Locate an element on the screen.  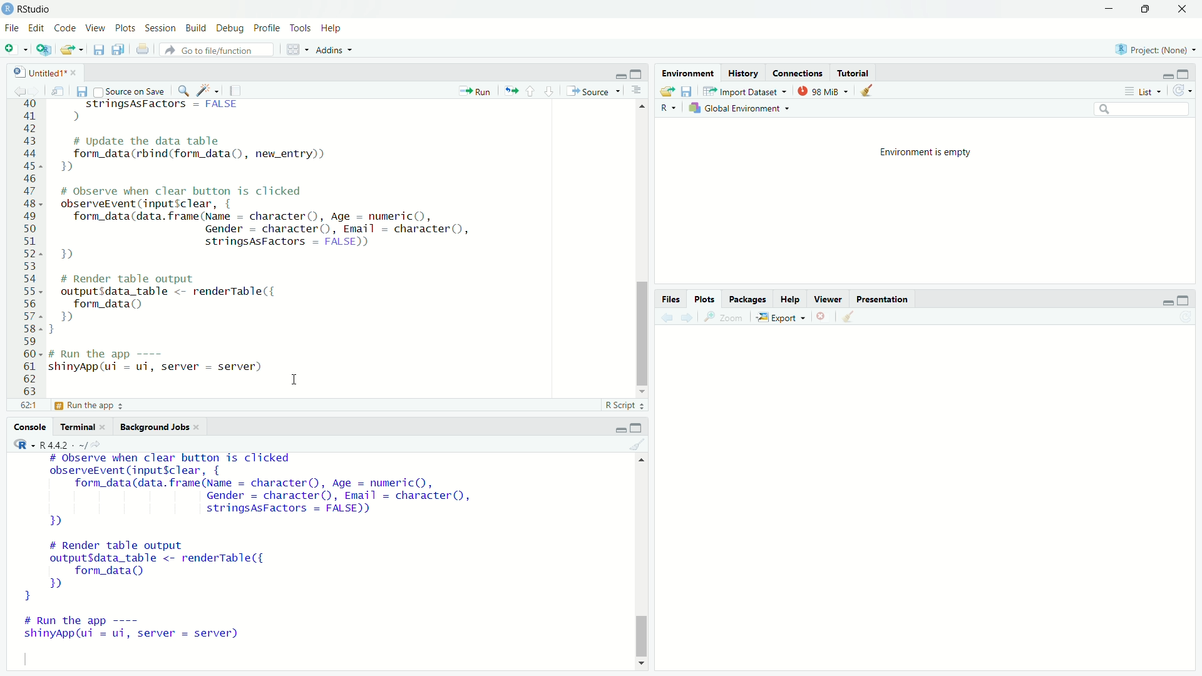
terminal is located at coordinates (77, 427).